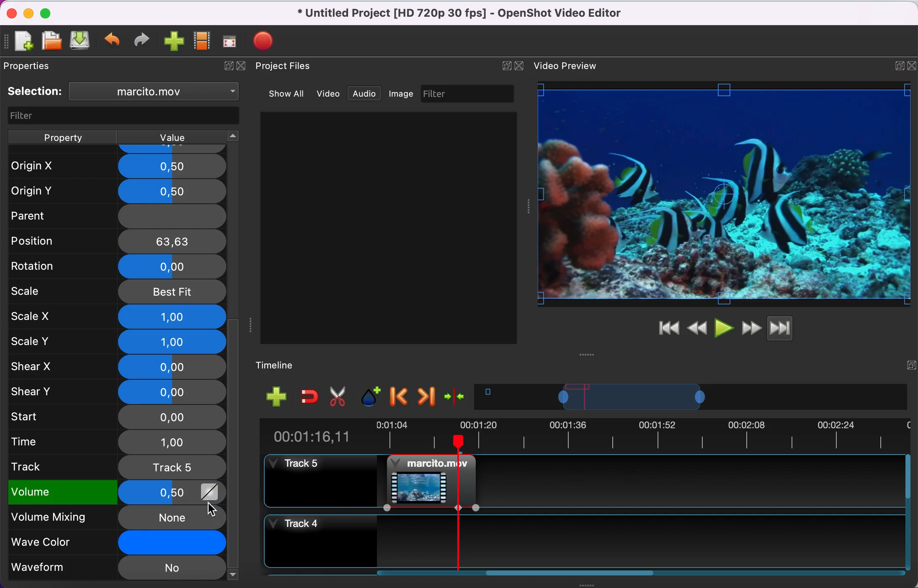 This screenshot has width=918, height=588. What do you see at coordinates (724, 327) in the screenshot?
I see `play` at bounding box center [724, 327].